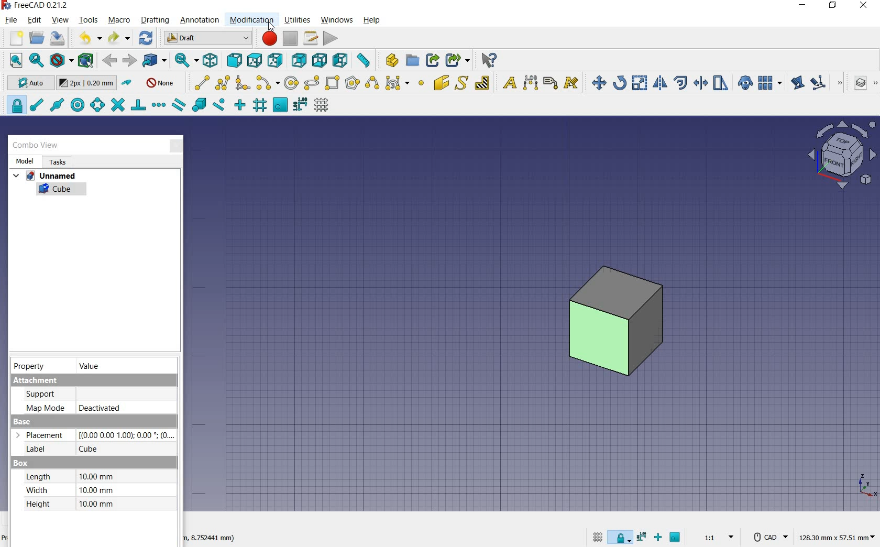 This screenshot has width=880, height=547. What do you see at coordinates (43, 435) in the screenshot?
I see `Placement` at bounding box center [43, 435].